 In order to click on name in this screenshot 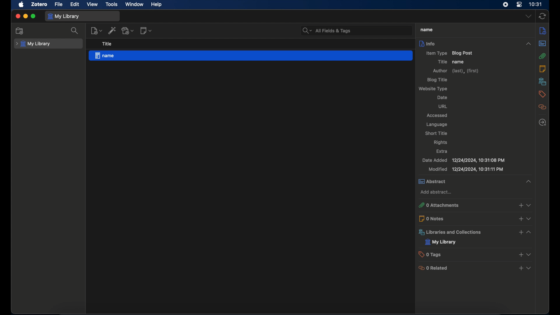, I will do `click(459, 62)`.